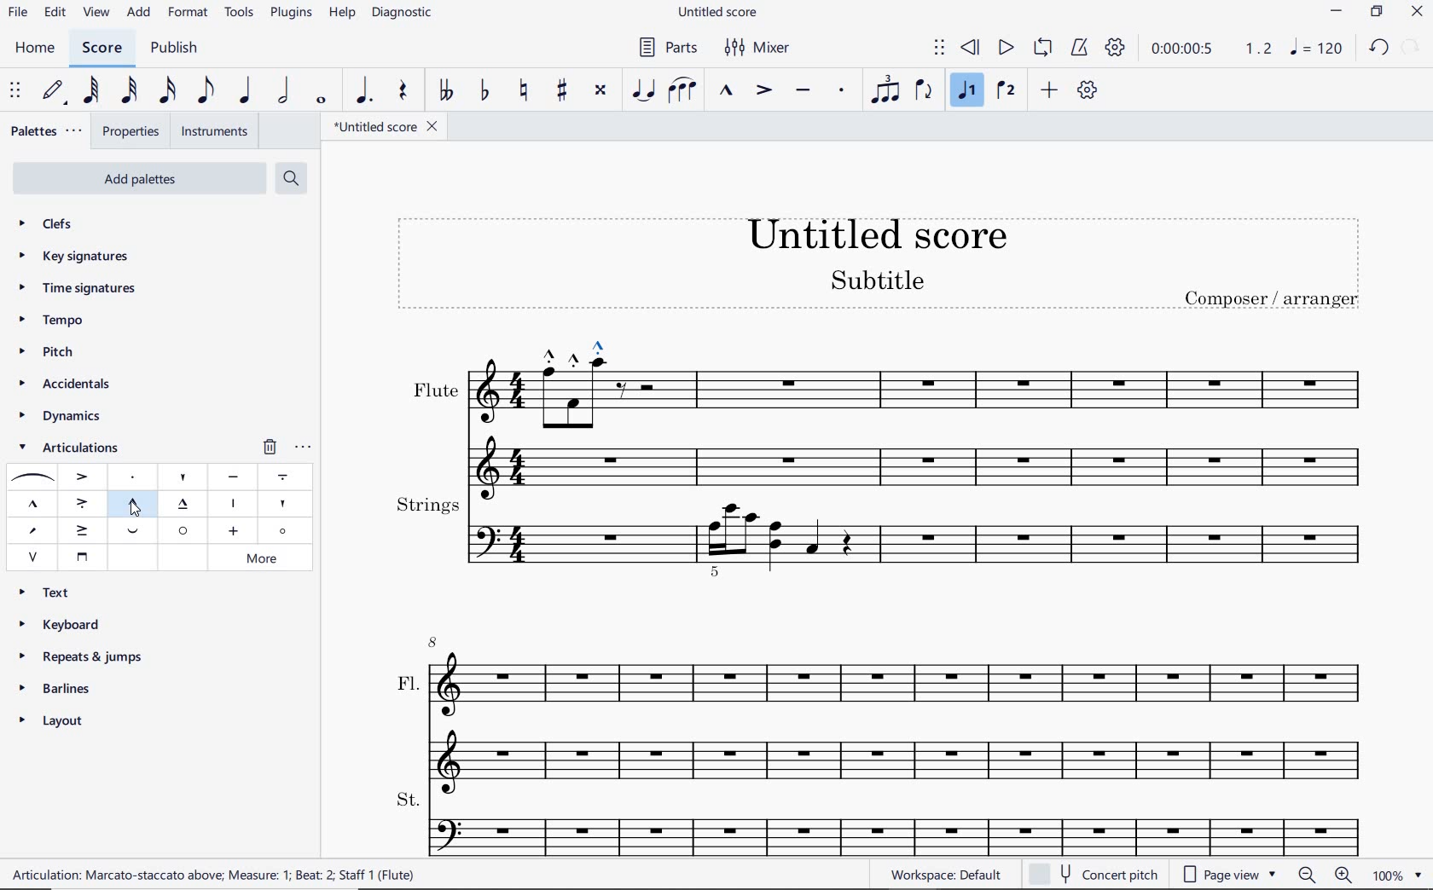 Image resolution: width=1433 pixels, height=890 pixels. Describe the element at coordinates (131, 514) in the screenshot. I see `cursor` at that location.